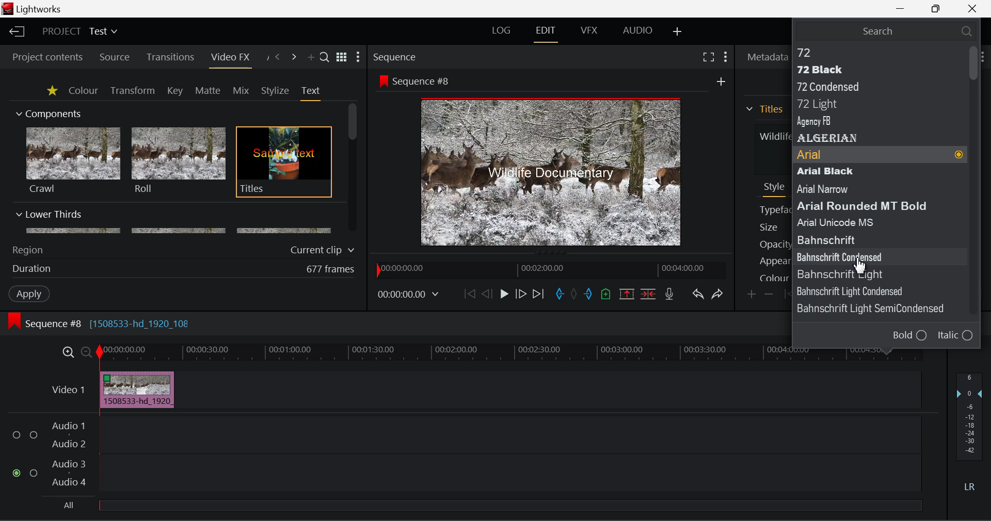 Image resolution: width=991 pixels, height=521 pixels. Describe the element at coordinates (849, 238) in the screenshot. I see `Bahnschrift` at that location.